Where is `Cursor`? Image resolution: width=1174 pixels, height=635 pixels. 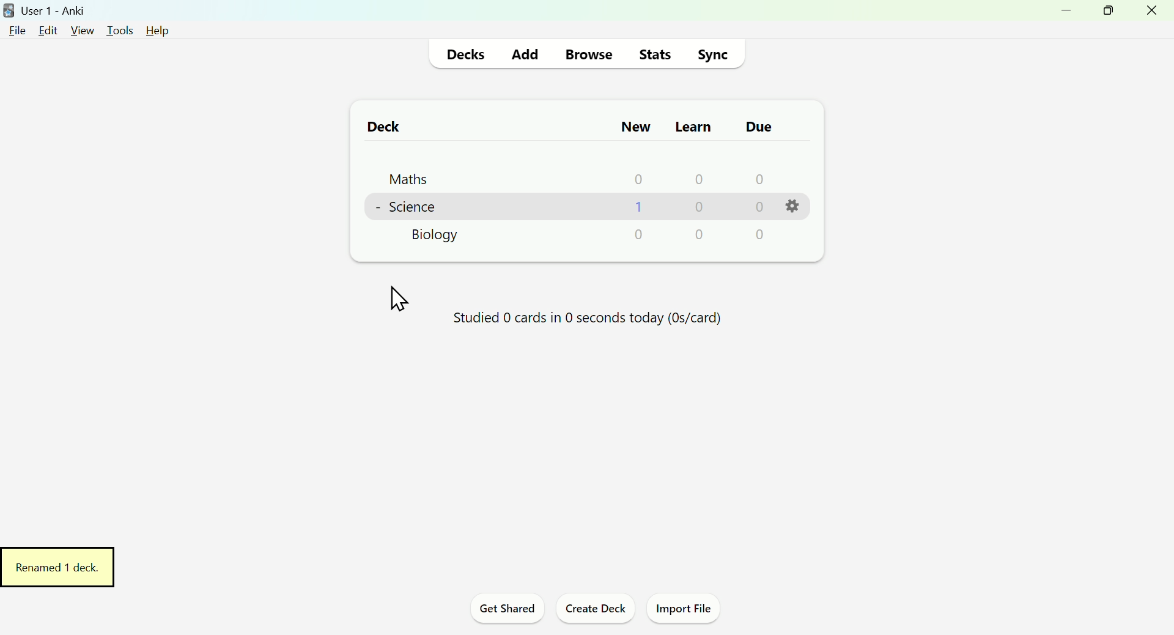 Cursor is located at coordinates (398, 300).